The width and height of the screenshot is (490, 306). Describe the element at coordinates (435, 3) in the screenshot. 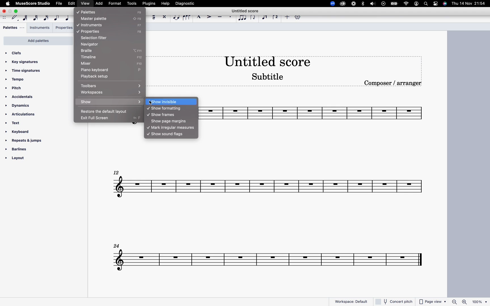

I see `settings` at that location.